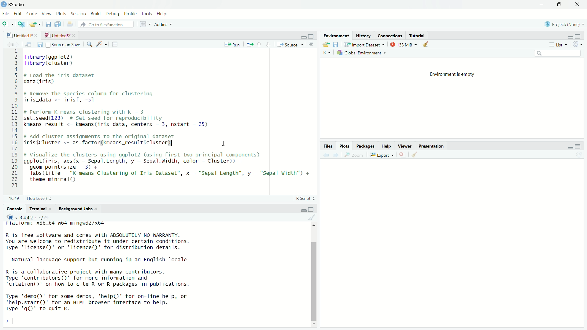 The height and width of the screenshot is (330, 587). I want to click on Natural language support but running in an English locale, so click(107, 260).